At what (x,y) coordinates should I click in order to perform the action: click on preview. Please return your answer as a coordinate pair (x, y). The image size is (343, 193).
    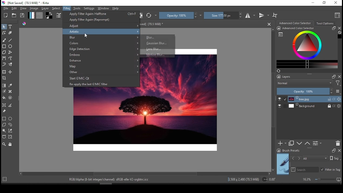
    Looking at the image, I should click on (283, 164).